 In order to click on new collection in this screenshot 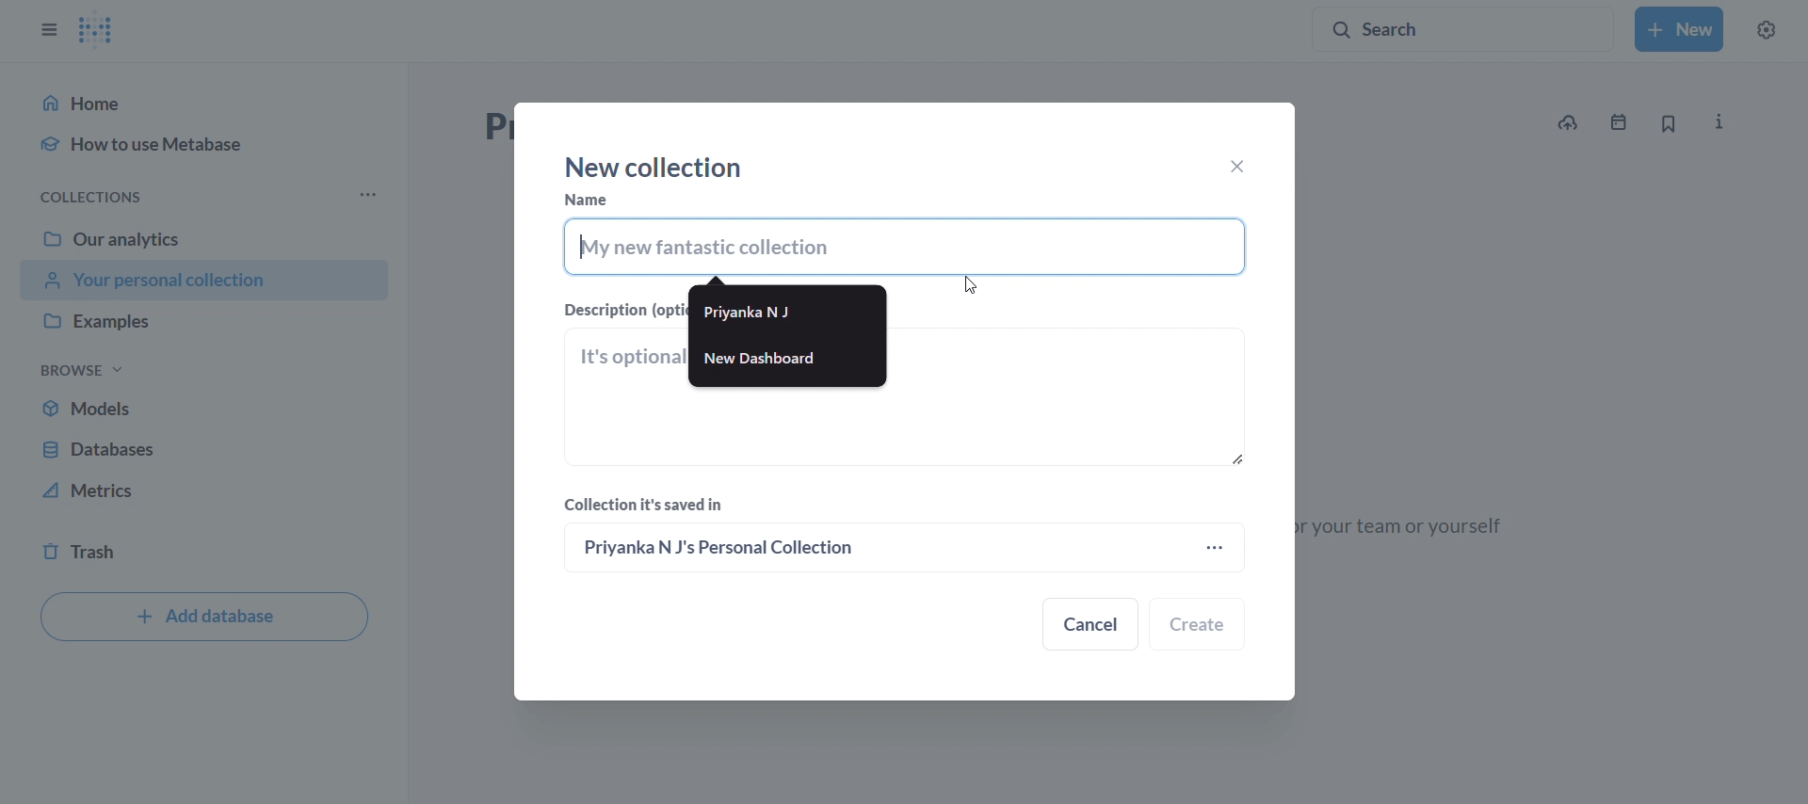, I will do `click(656, 168)`.